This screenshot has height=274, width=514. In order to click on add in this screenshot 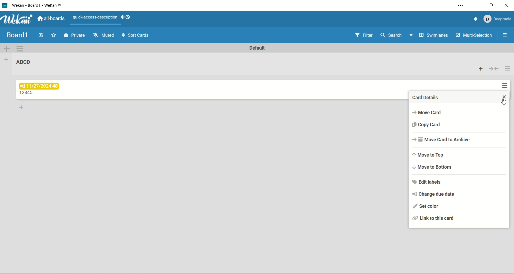, I will do `click(481, 68)`.